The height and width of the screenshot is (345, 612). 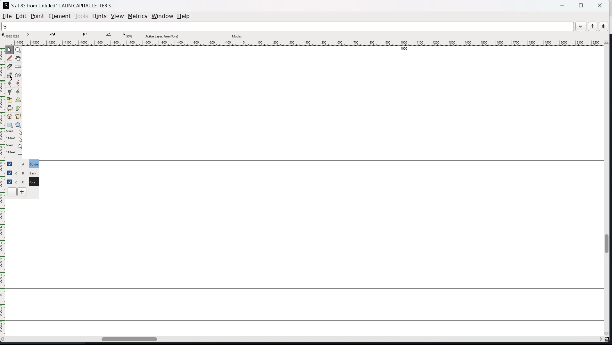 I want to click on add a point then drag out its control points, so click(x=10, y=75).